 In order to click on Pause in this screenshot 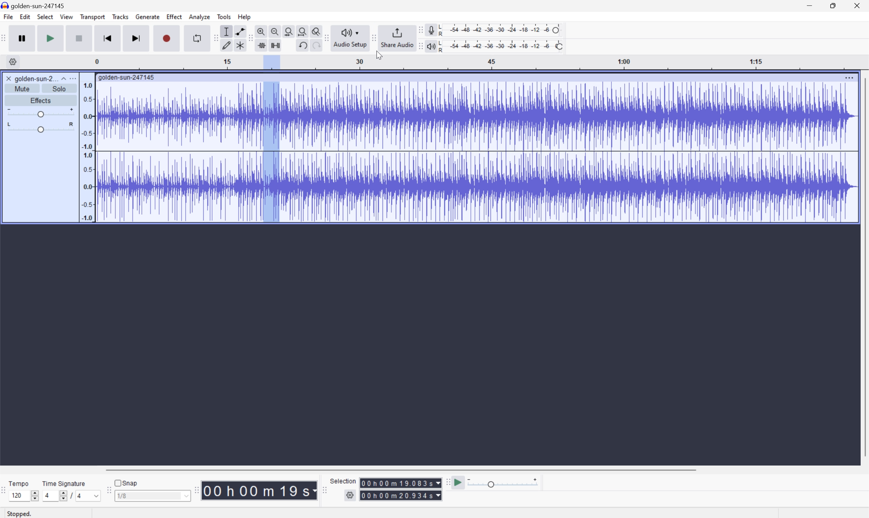, I will do `click(22, 38)`.